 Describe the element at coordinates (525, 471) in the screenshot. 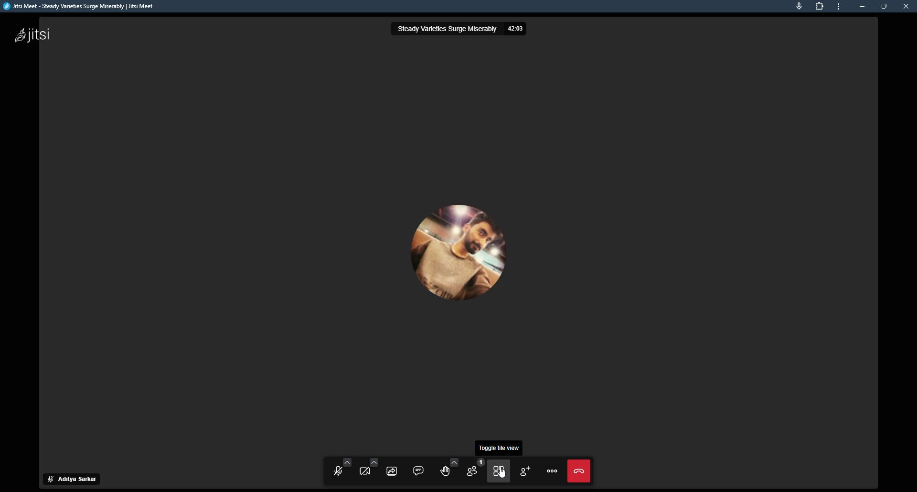

I see `invite people` at that location.